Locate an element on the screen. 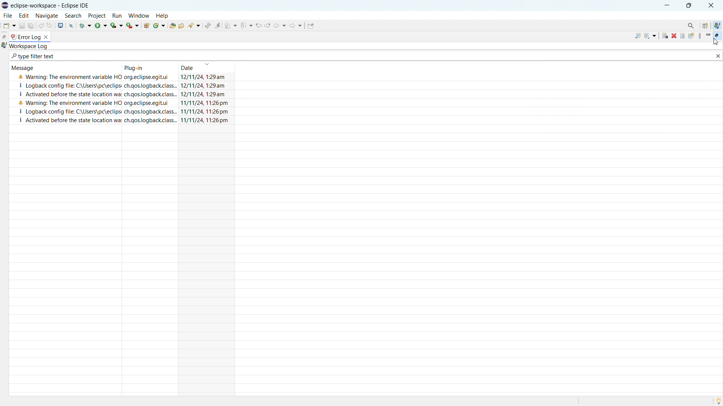 This screenshot has width=723, height=406. open perspective is located at coordinates (705, 26).